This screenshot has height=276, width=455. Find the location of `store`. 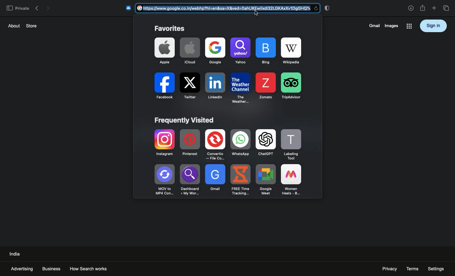

store is located at coordinates (32, 25).